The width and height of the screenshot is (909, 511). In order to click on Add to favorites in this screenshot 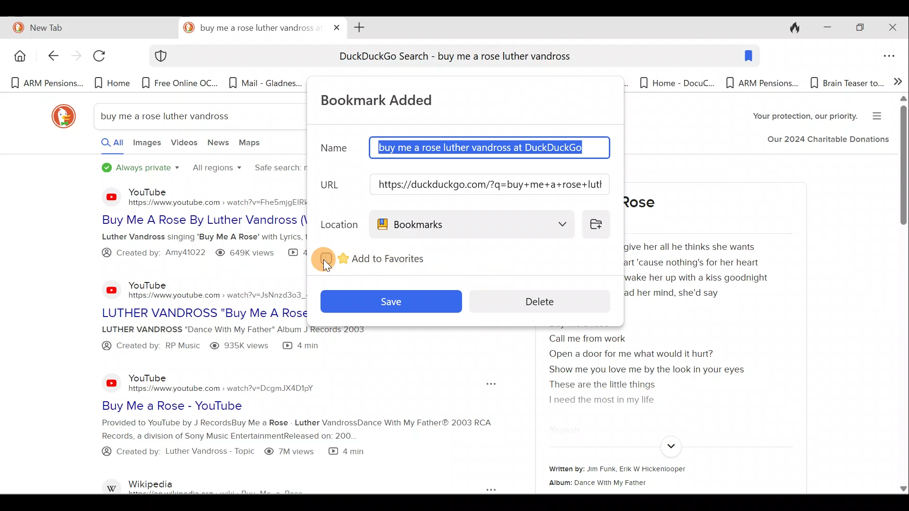, I will do `click(390, 257)`.